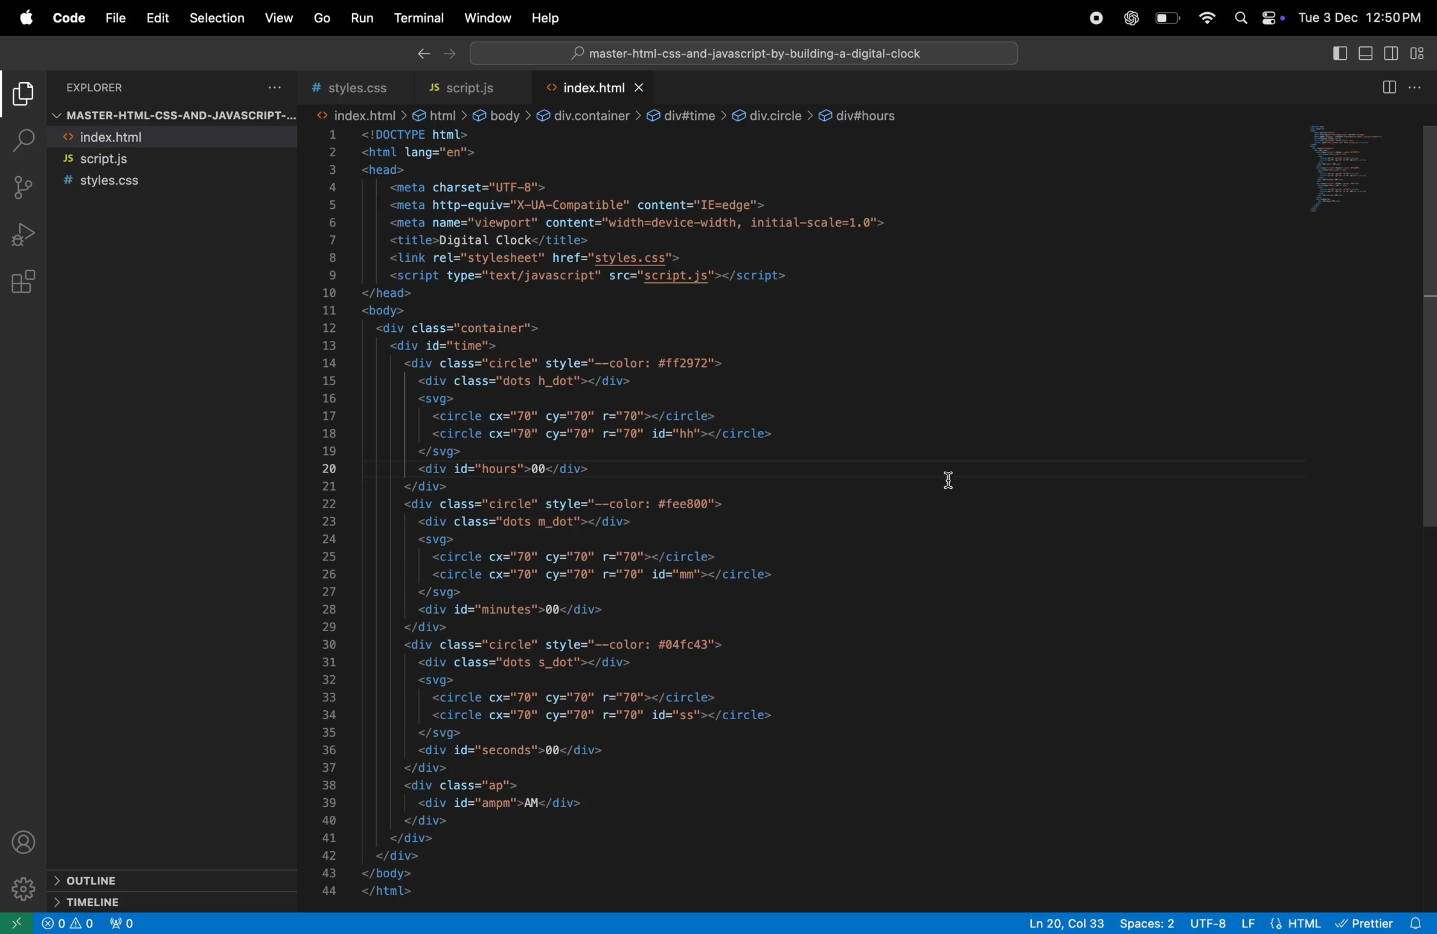 Image resolution: width=1437 pixels, height=934 pixels. I want to click on cursor, so click(953, 479).